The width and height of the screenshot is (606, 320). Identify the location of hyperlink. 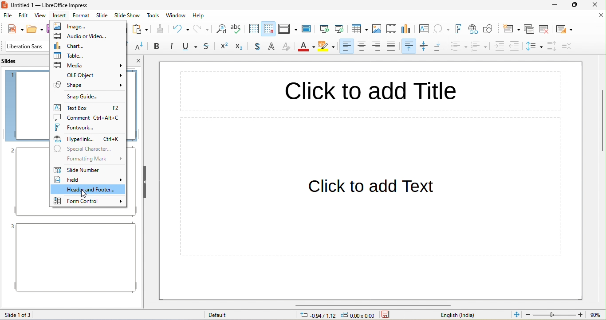
(474, 30).